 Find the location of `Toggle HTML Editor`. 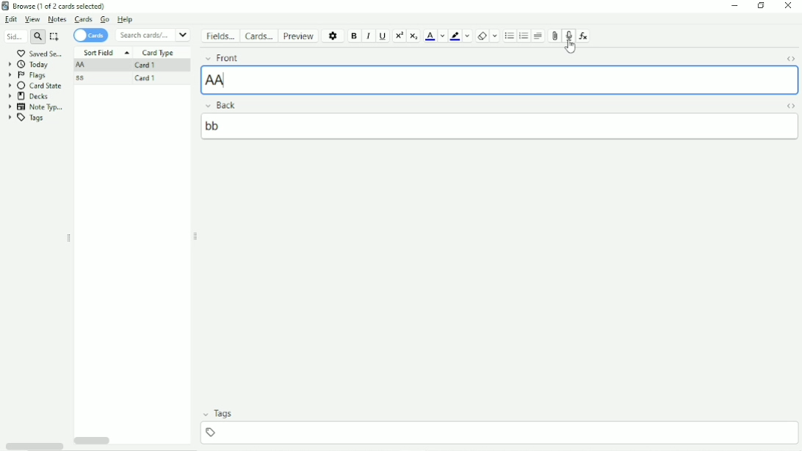

Toggle HTML Editor is located at coordinates (790, 107).